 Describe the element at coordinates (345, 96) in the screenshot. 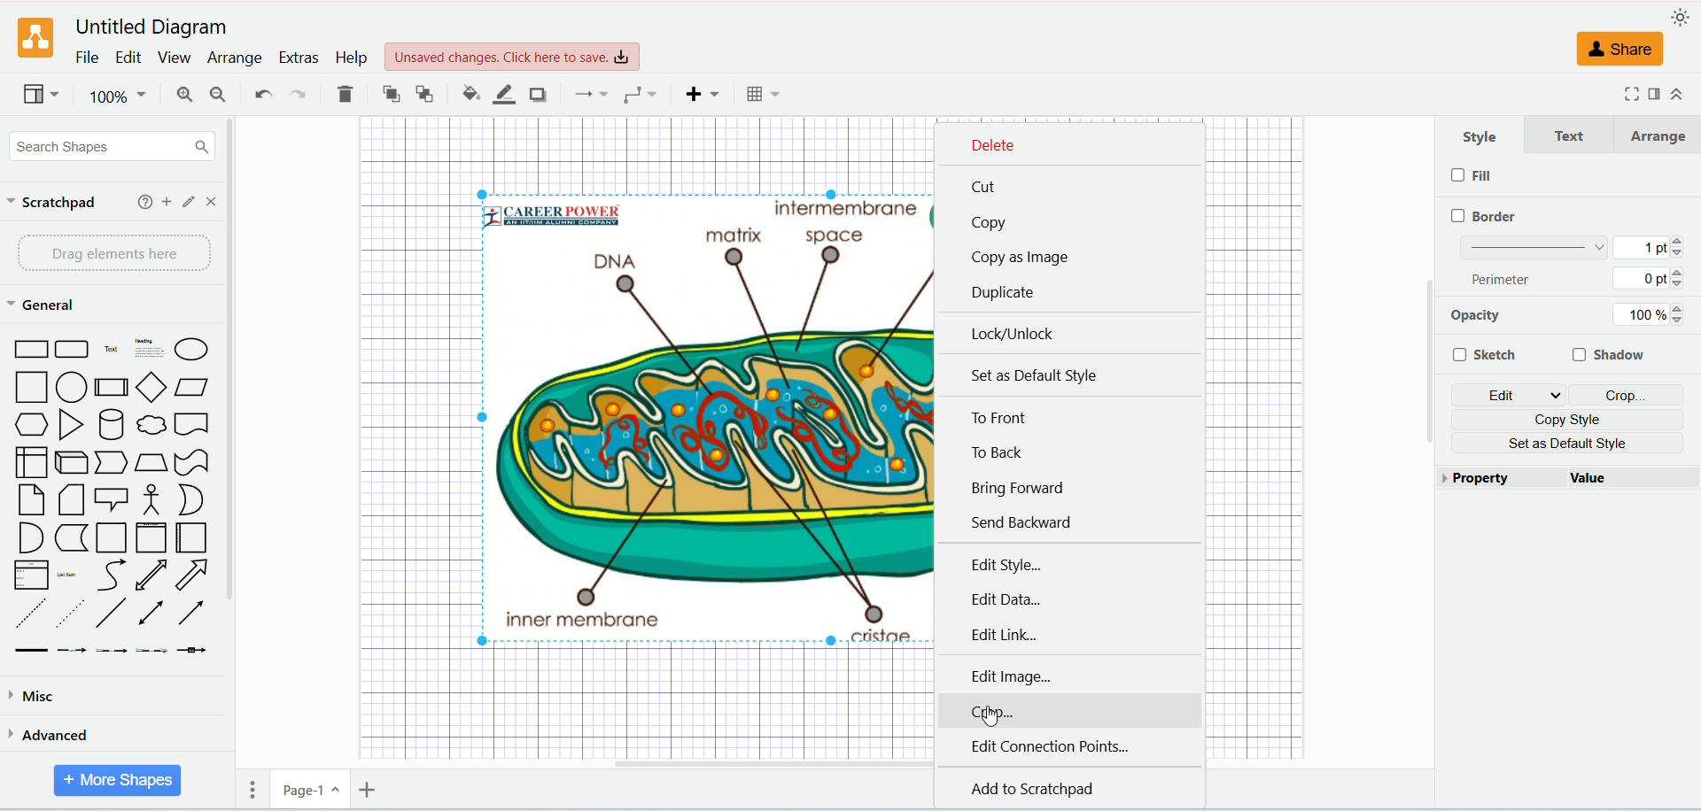

I see `delete` at that location.